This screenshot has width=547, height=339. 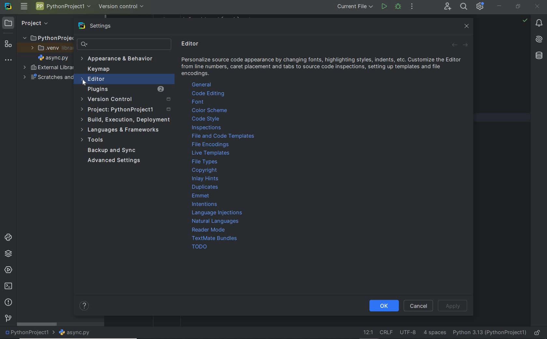 What do you see at coordinates (84, 81) in the screenshot?
I see `Cursor Position` at bounding box center [84, 81].